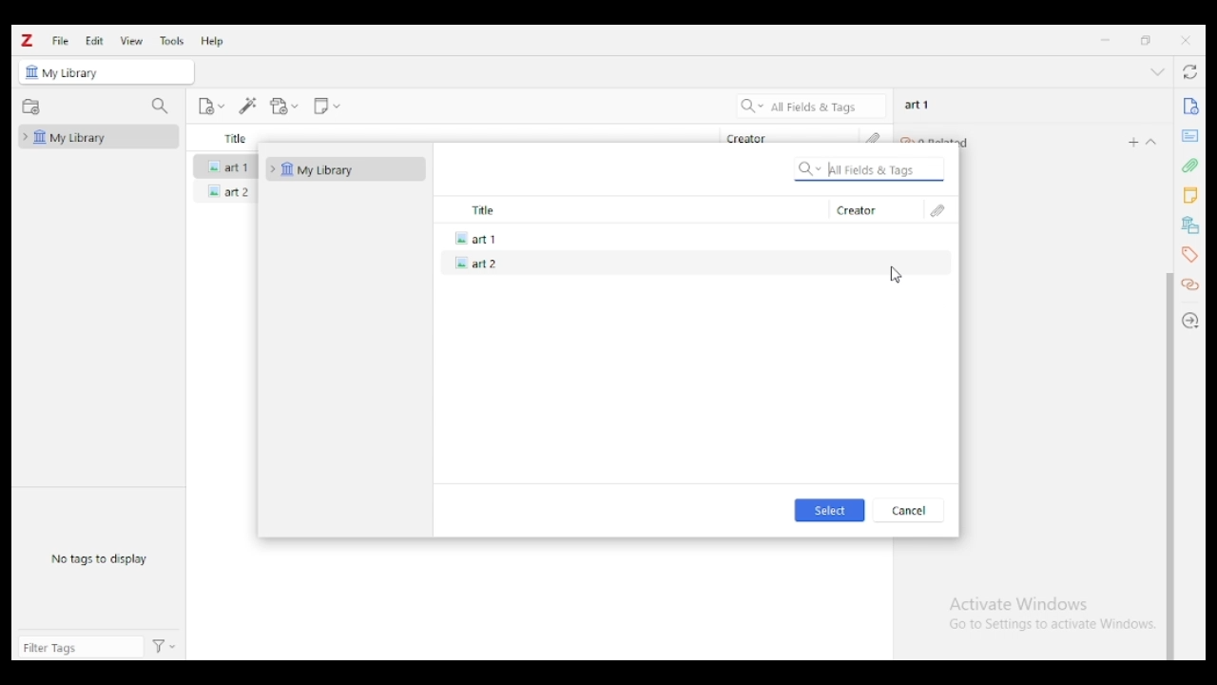 The width and height of the screenshot is (1217, 685). I want to click on close, so click(1186, 40).